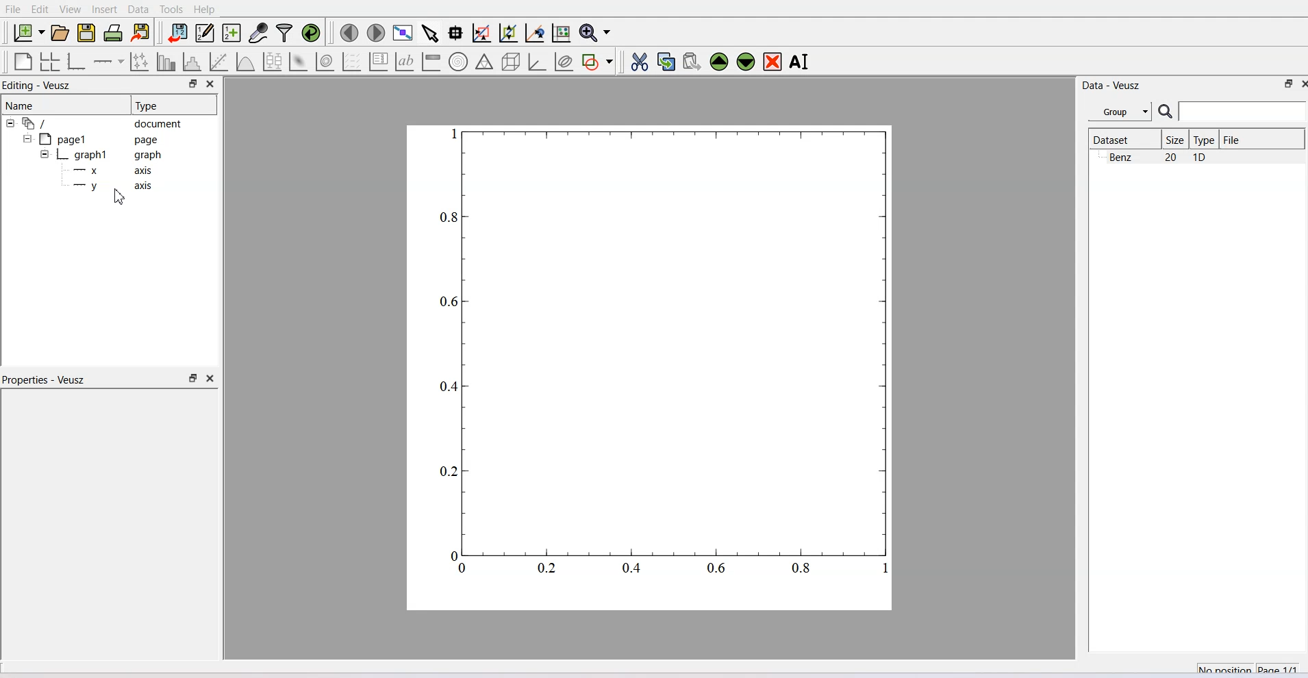 This screenshot has width=1308, height=678. What do you see at coordinates (192, 379) in the screenshot?
I see `Maximize` at bounding box center [192, 379].